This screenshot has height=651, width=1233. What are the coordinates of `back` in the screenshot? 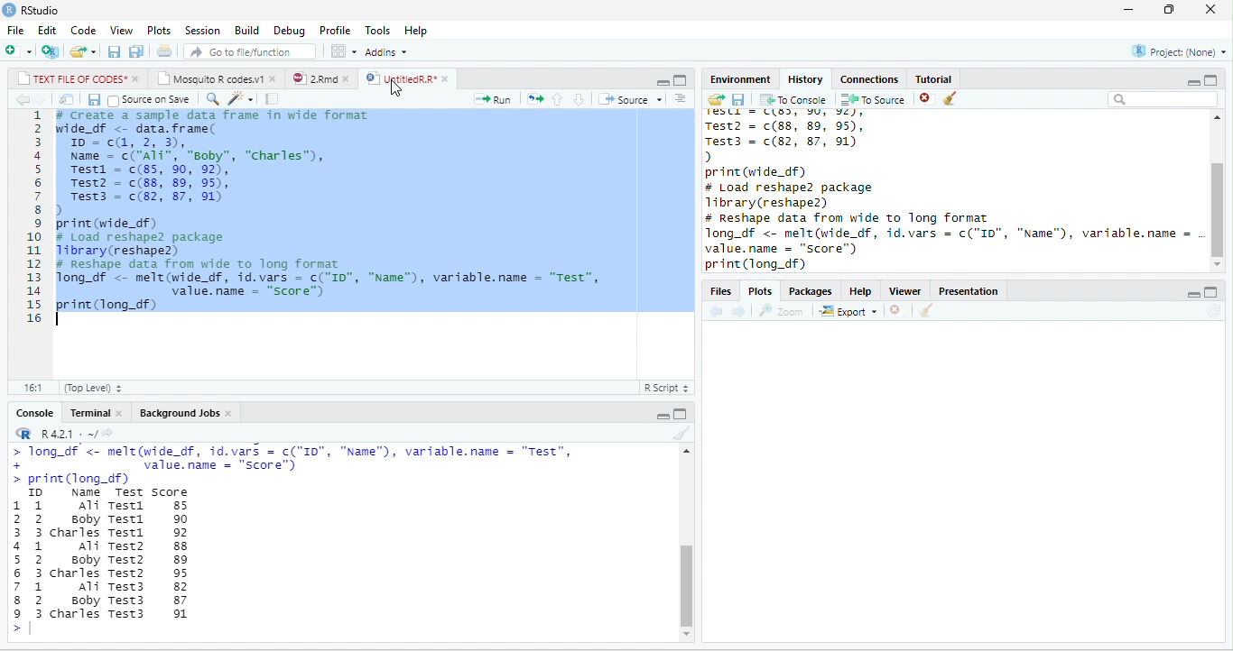 It's located at (21, 99).